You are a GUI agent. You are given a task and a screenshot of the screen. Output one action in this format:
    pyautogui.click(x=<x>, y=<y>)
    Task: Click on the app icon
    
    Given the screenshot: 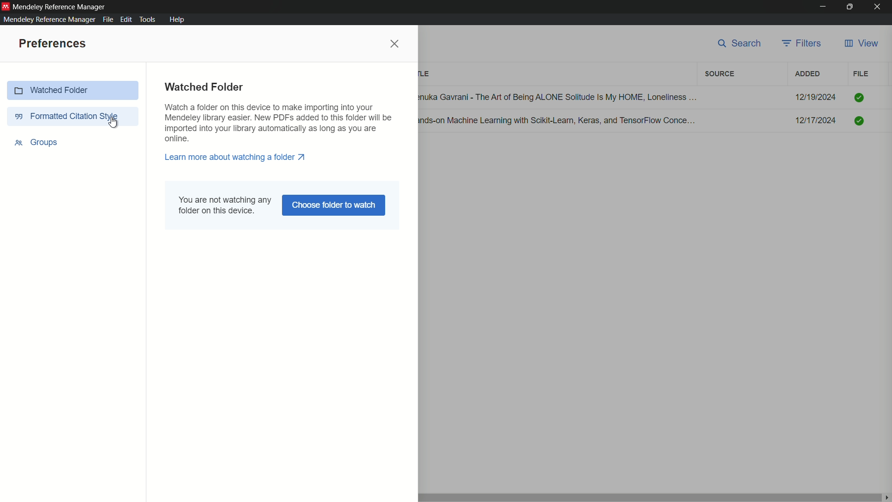 What is the action you would take?
    pyautogui.click(x=6, y=7)
    